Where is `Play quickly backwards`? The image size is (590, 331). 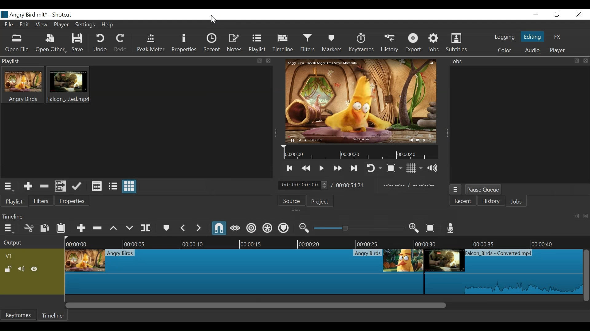
Play quickly backwards is located at coordinates (305, 168).